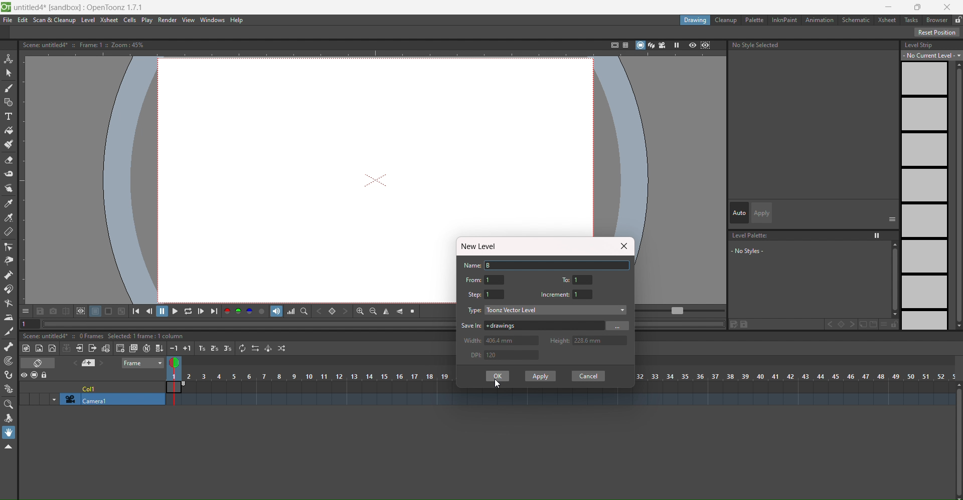 This screenshot has height=500, width=963. Describe the element at coordinates (40, 349) in the screenshot. I see `new raster level` at that location.